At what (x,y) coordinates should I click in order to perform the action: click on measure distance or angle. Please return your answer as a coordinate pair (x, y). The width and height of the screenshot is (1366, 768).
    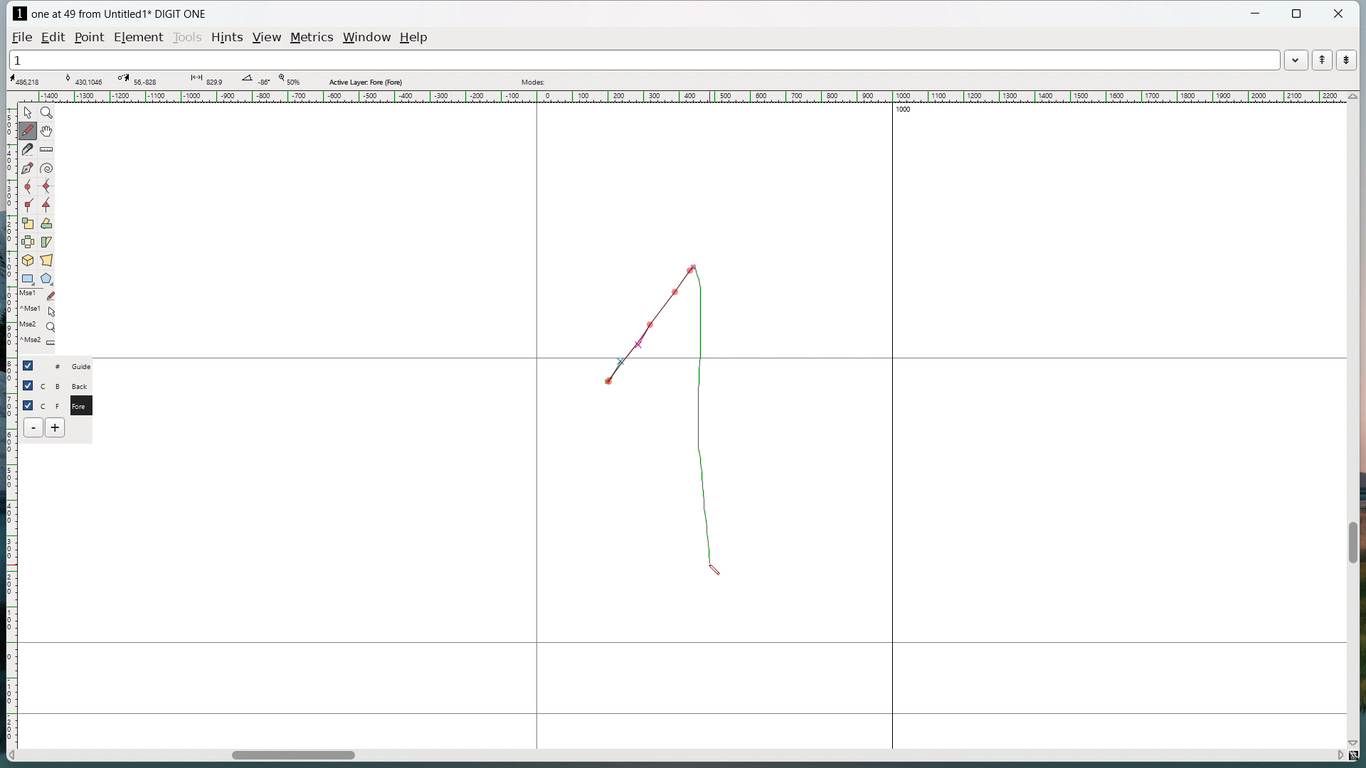
    Looking at the image, I should click on (48, 149).